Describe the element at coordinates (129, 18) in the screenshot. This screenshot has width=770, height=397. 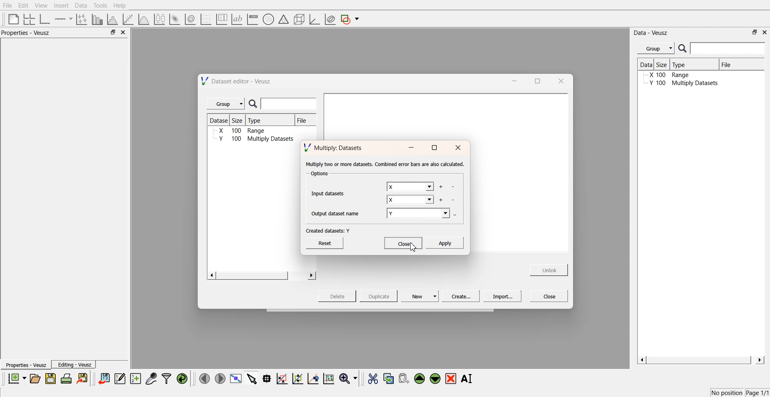
I see `fit a function` at that location.